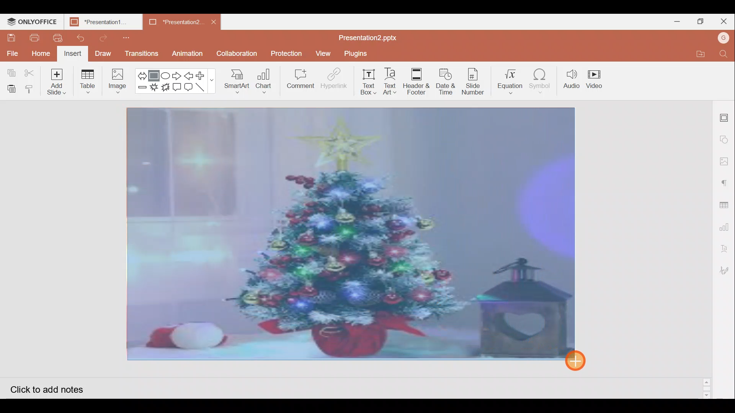 The image size is (735, 413). Describe the element at coordinates (263, 83) in the screenshot. I see `Chart` at that location.